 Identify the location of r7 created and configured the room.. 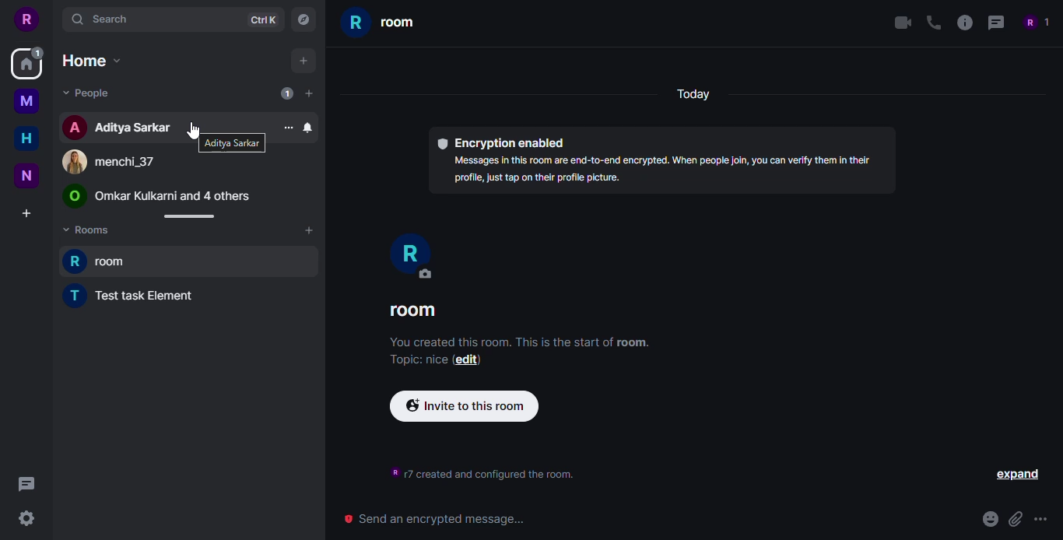
(486, 473).